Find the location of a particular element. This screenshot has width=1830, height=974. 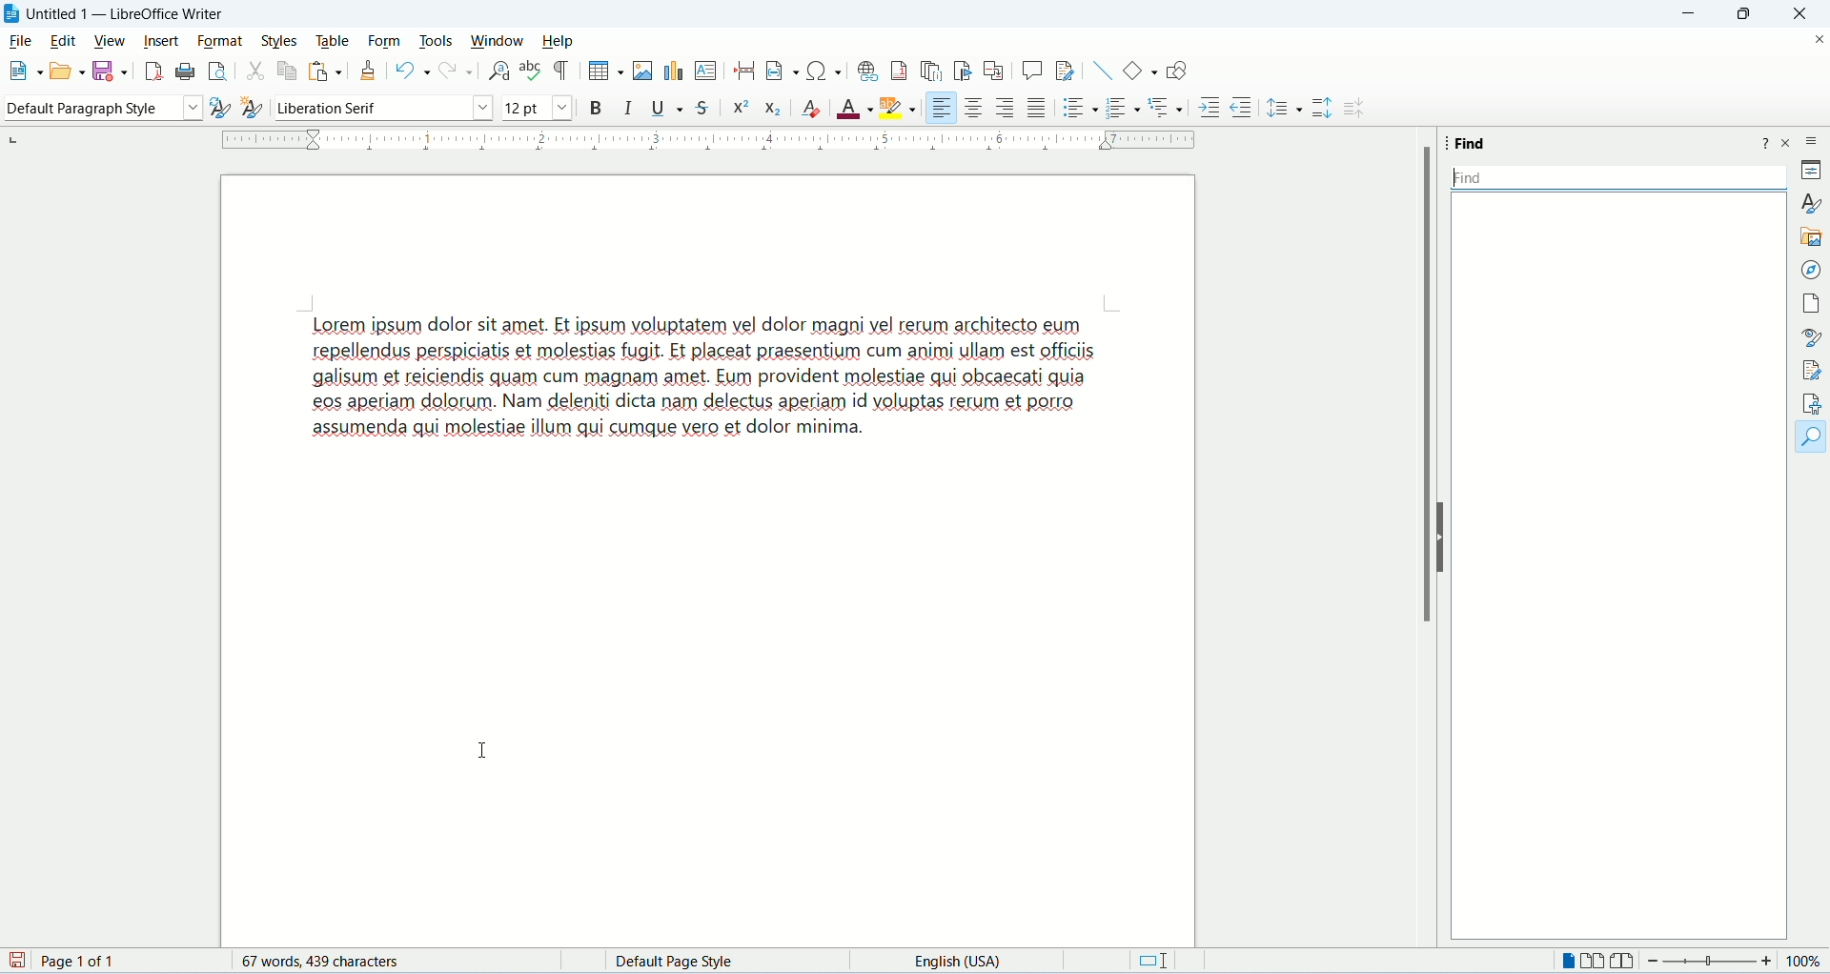

insert chart is located at coordinates (673, 71).